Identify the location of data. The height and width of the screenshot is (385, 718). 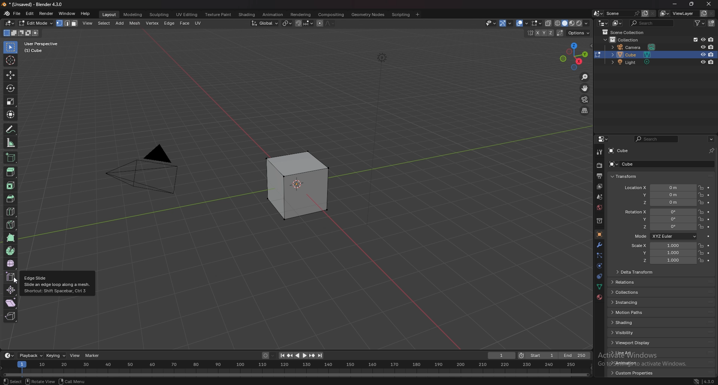
(599, 287).